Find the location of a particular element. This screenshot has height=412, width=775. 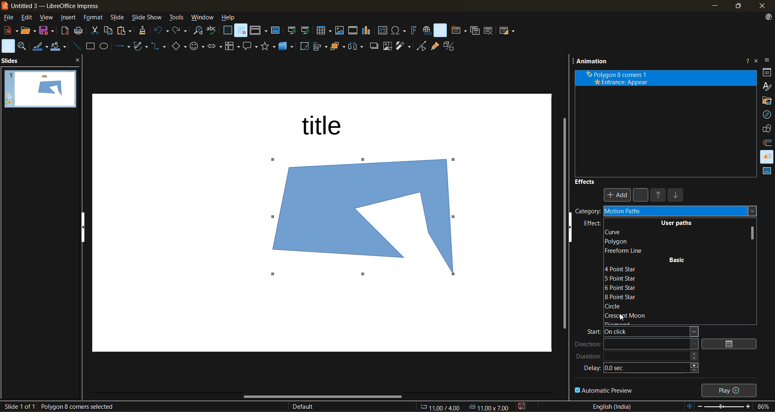

spelling is located at coordinates (213, 30).